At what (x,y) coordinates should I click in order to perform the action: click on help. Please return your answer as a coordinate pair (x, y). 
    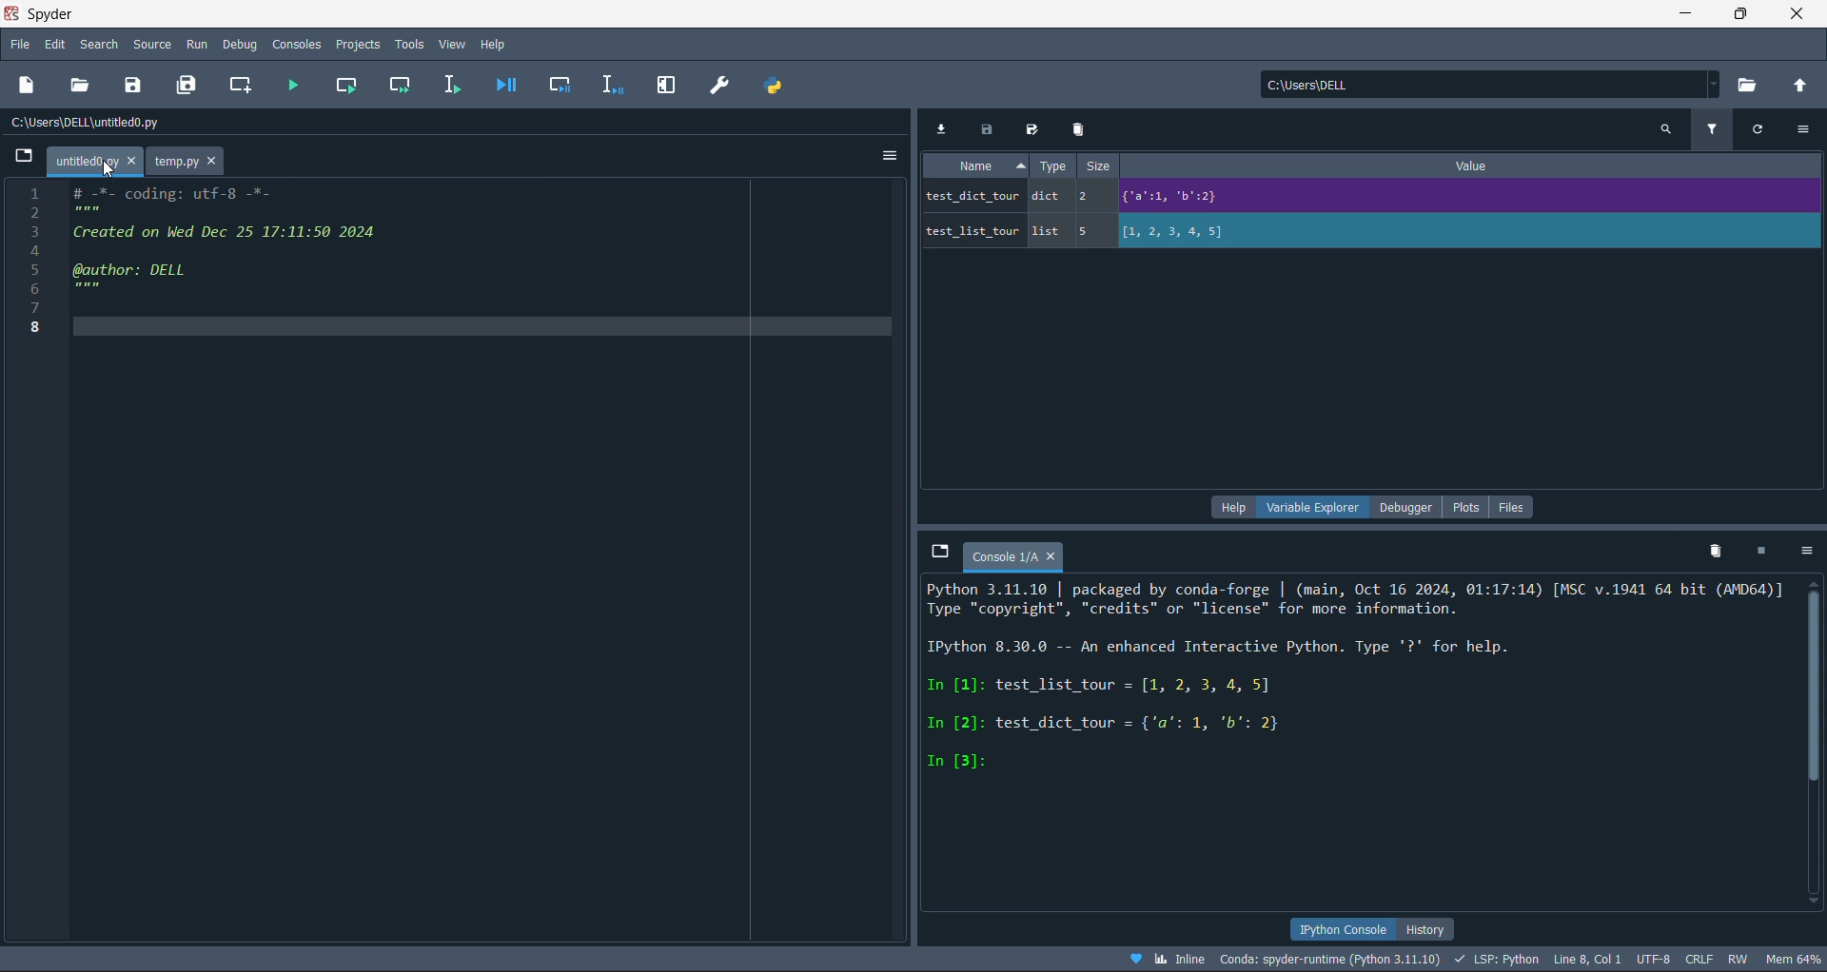
    Looking at the image, I should click on (493, 43).